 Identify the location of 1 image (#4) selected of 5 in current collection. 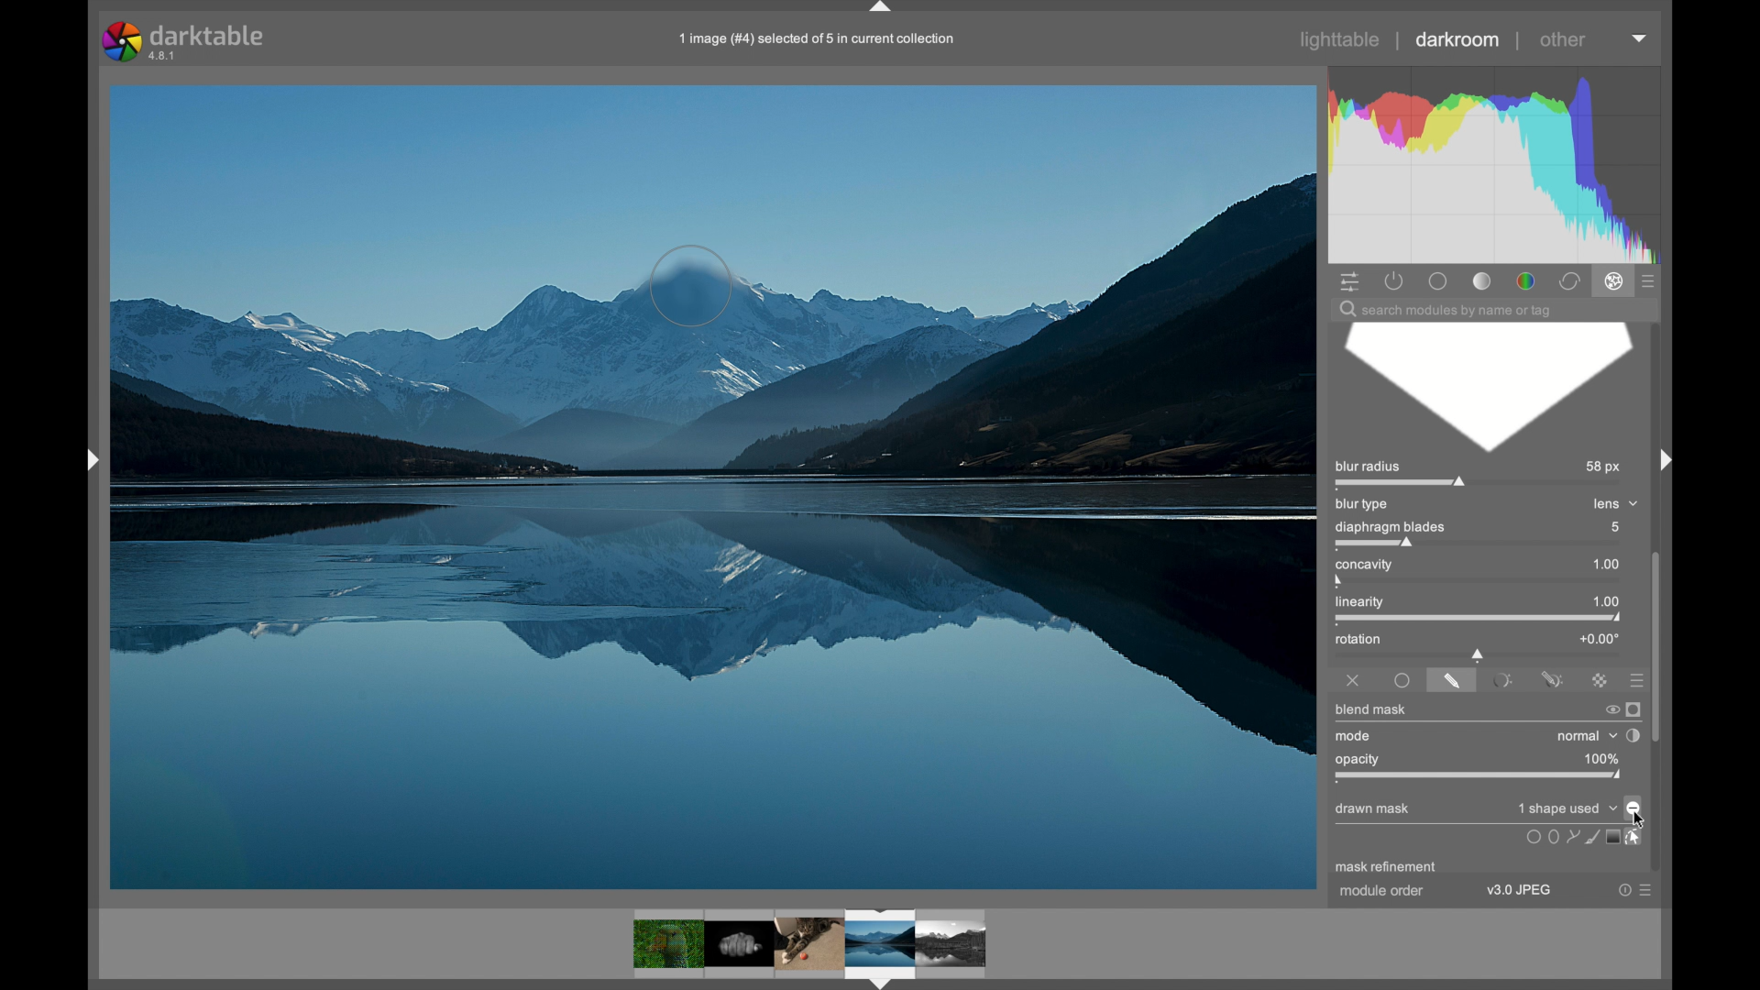
(817, 36).